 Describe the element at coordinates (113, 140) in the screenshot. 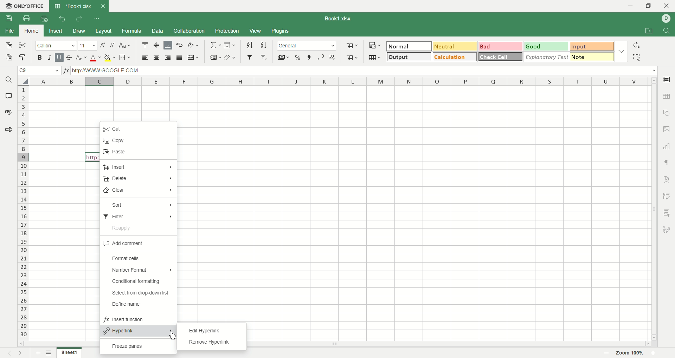

I see `copy` at that location.